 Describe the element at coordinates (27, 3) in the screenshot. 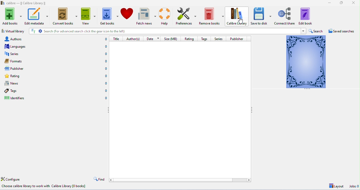

I see `calibre — || Calibre Library ||` at that location.